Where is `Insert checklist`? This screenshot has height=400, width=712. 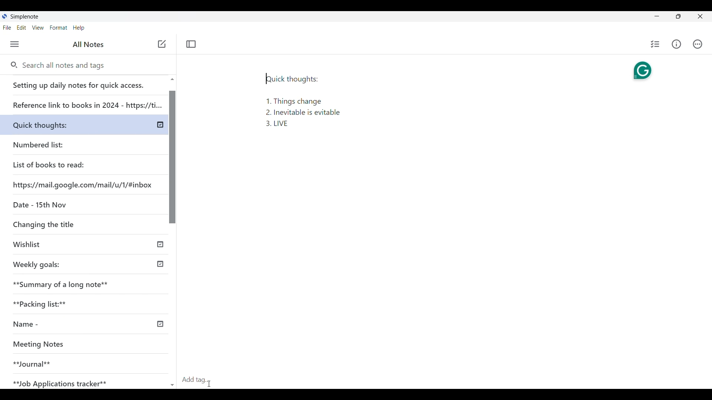 Insert checklist is located at coordinates (655, 44).